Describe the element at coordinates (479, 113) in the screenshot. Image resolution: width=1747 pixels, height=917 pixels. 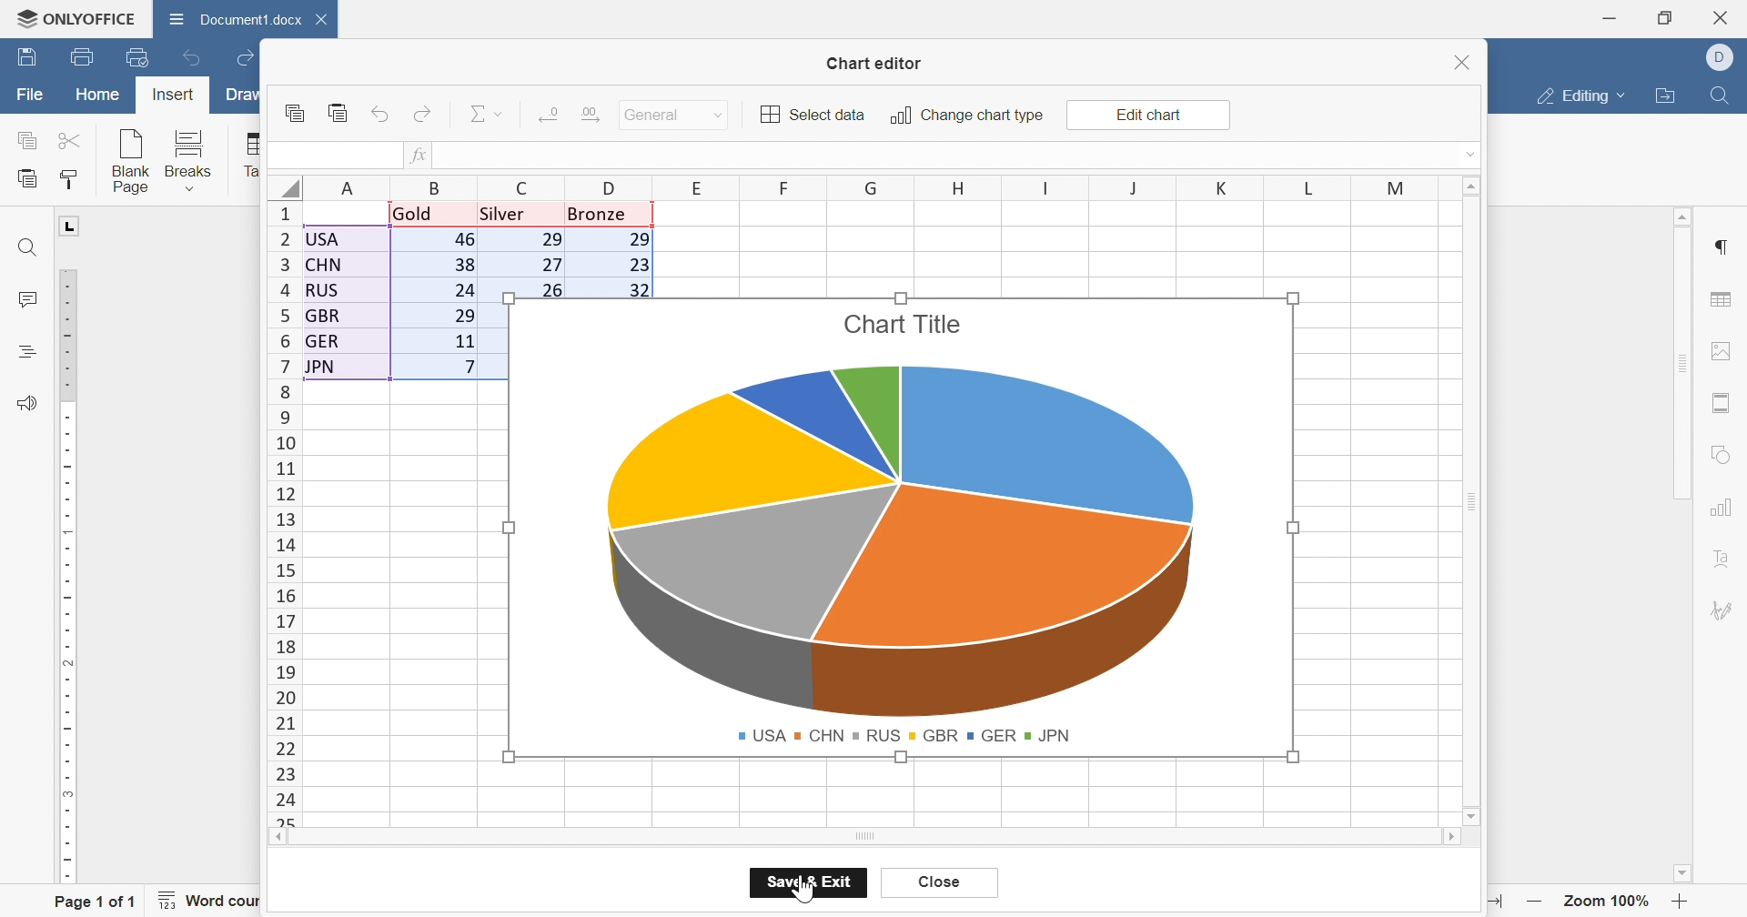
I see `Summation` at that location.